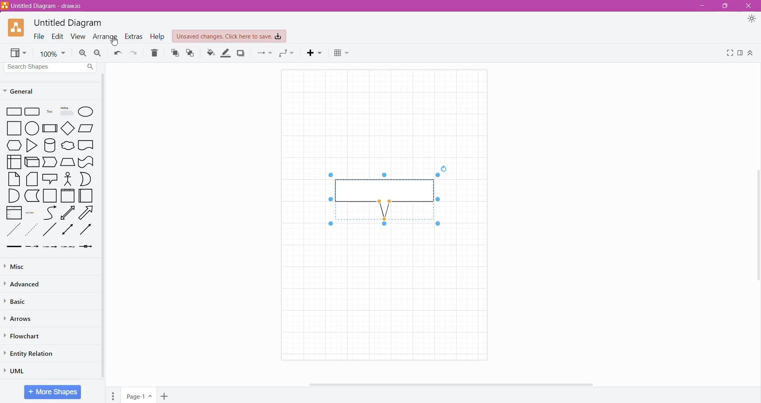 This screenshot has width=761, height=403. What do you see at coordinates (83, 53) in the screenshot?
I see `zoon in` at bounding box center [83, 53].